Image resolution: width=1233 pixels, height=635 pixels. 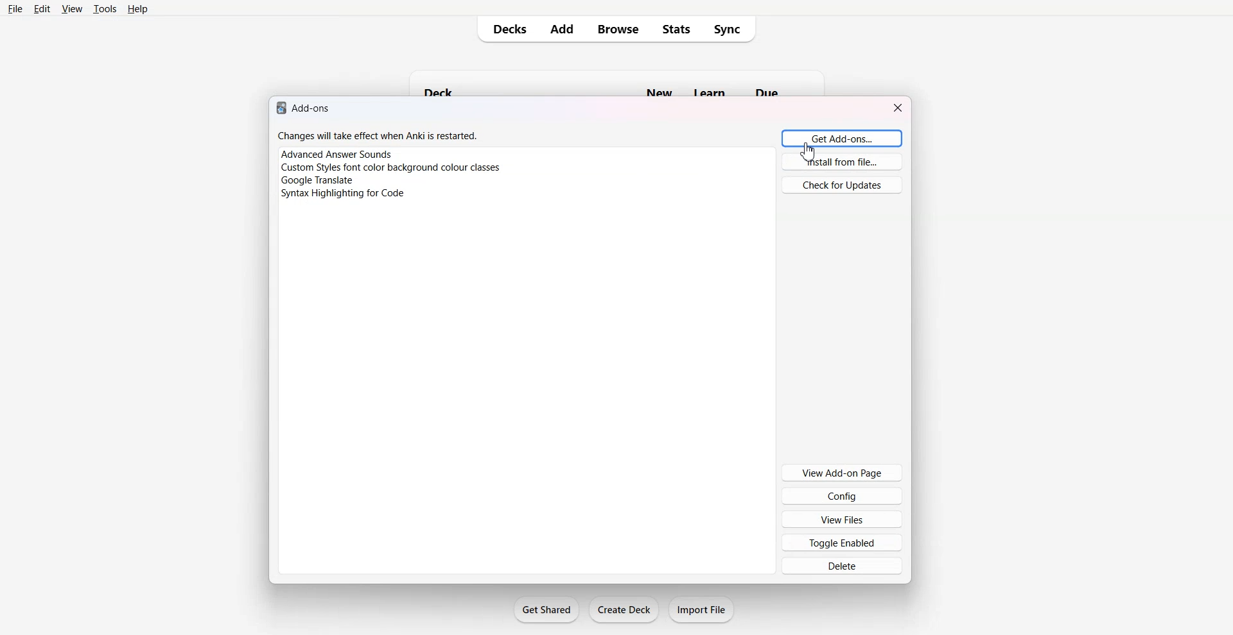 I want to click on Tools, so click(x=105, y=9).